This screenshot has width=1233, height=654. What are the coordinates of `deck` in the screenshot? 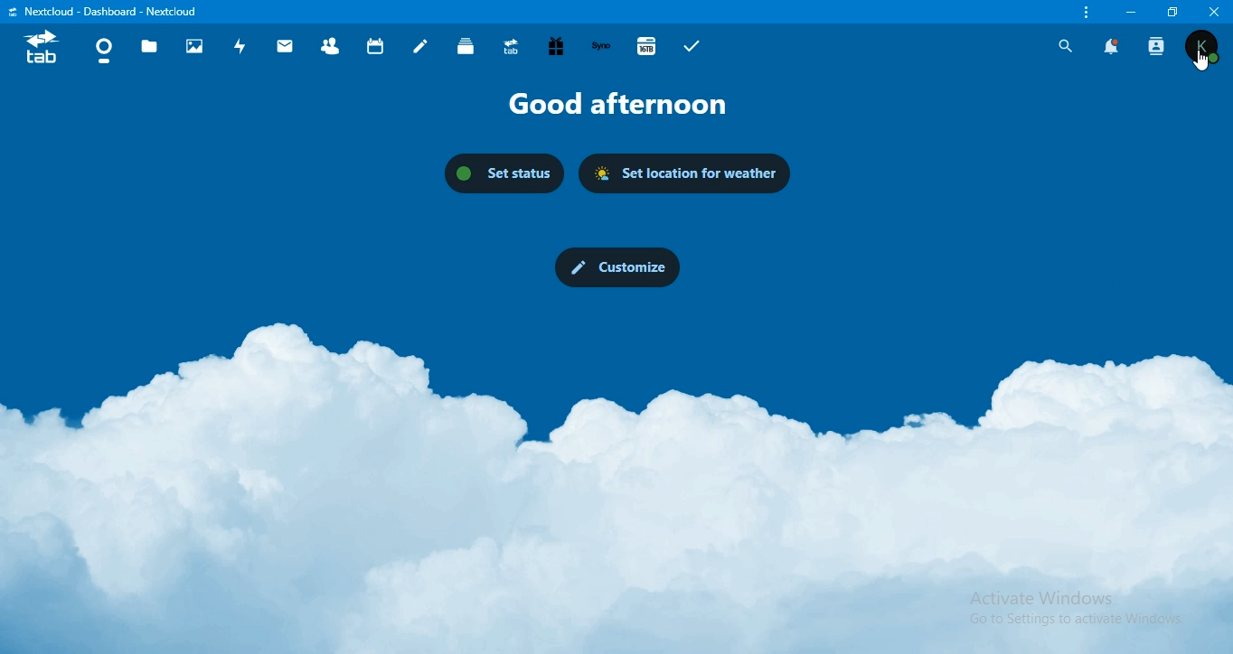 It's located at (467, 46).